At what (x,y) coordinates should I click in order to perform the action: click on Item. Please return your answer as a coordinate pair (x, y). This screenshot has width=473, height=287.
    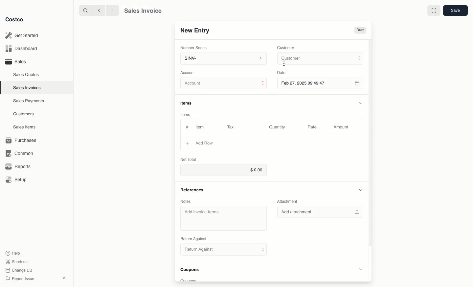
    Looking at the image, I should click on (200, 127).